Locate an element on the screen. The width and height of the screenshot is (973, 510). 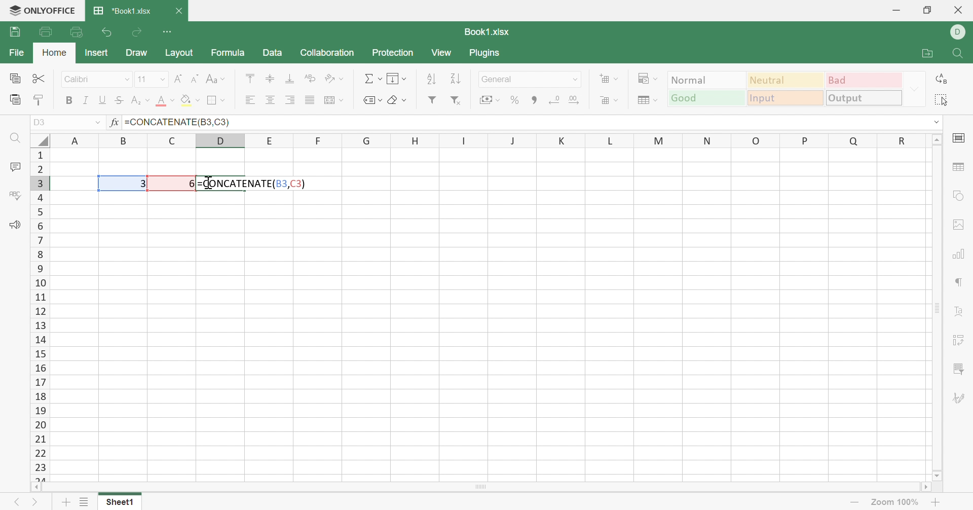
Bad is located at coordinates (864, 82).